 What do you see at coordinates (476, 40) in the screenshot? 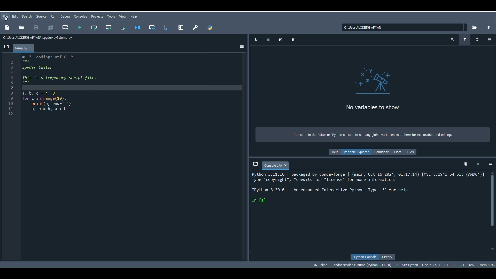
I see `Refresh variables (Ctrl + R)` at bounding box center [476, 40].